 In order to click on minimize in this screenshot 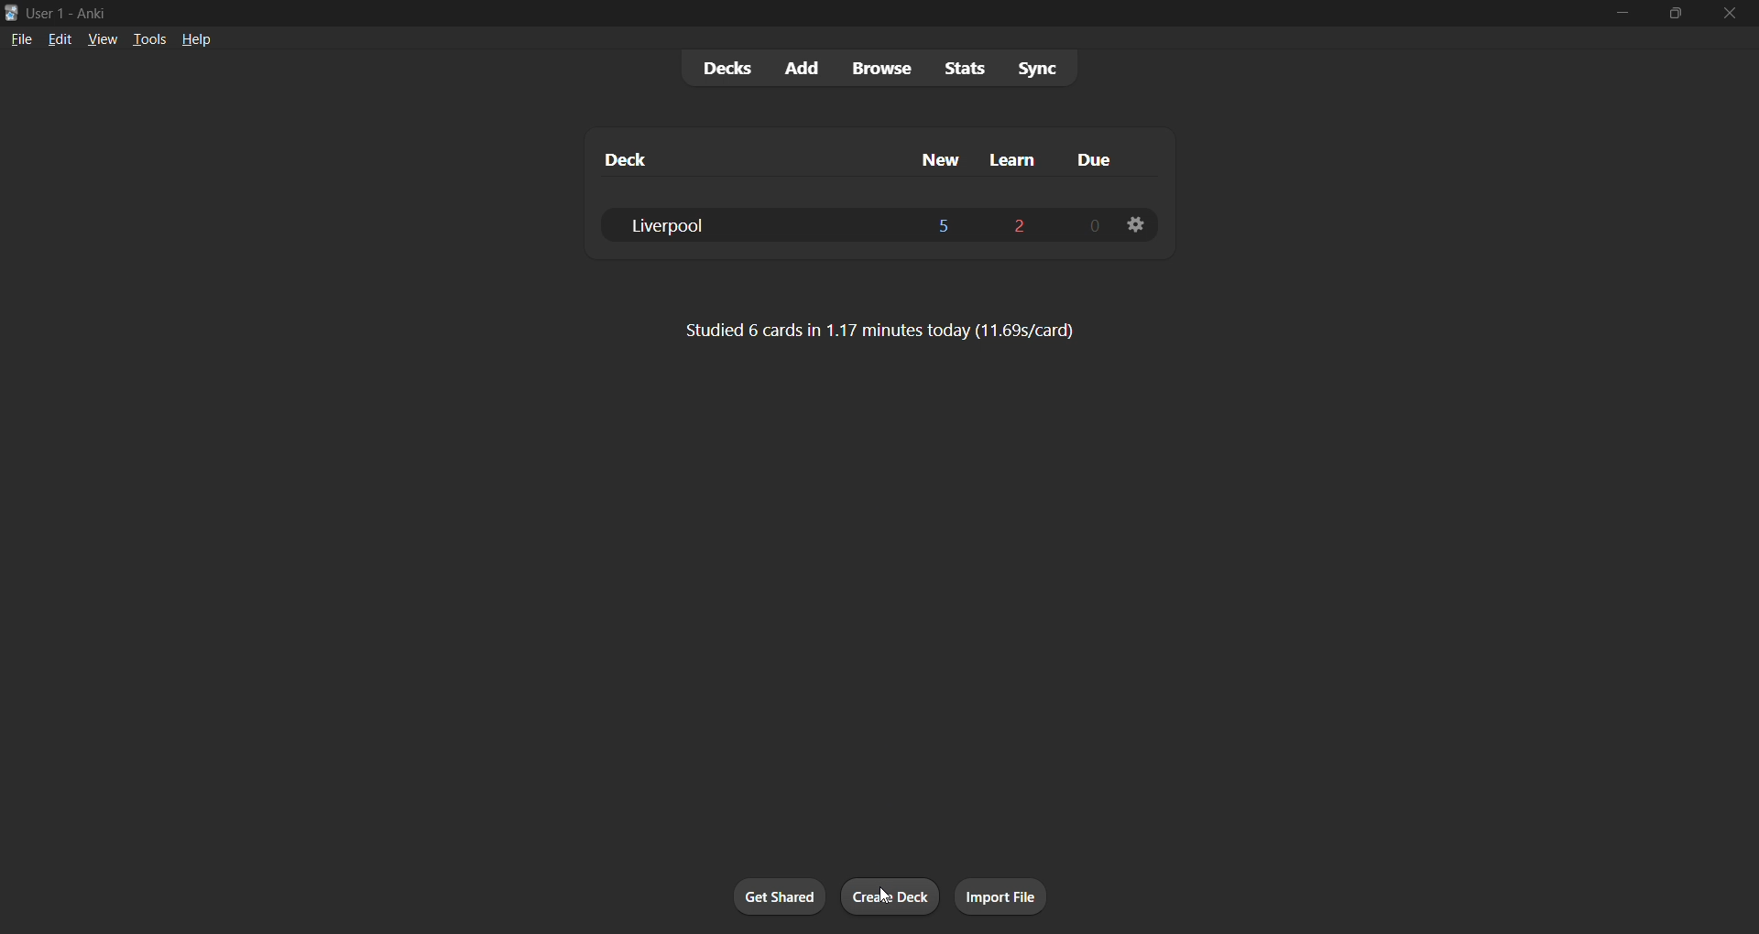, I will do `click(1612, 16)`.